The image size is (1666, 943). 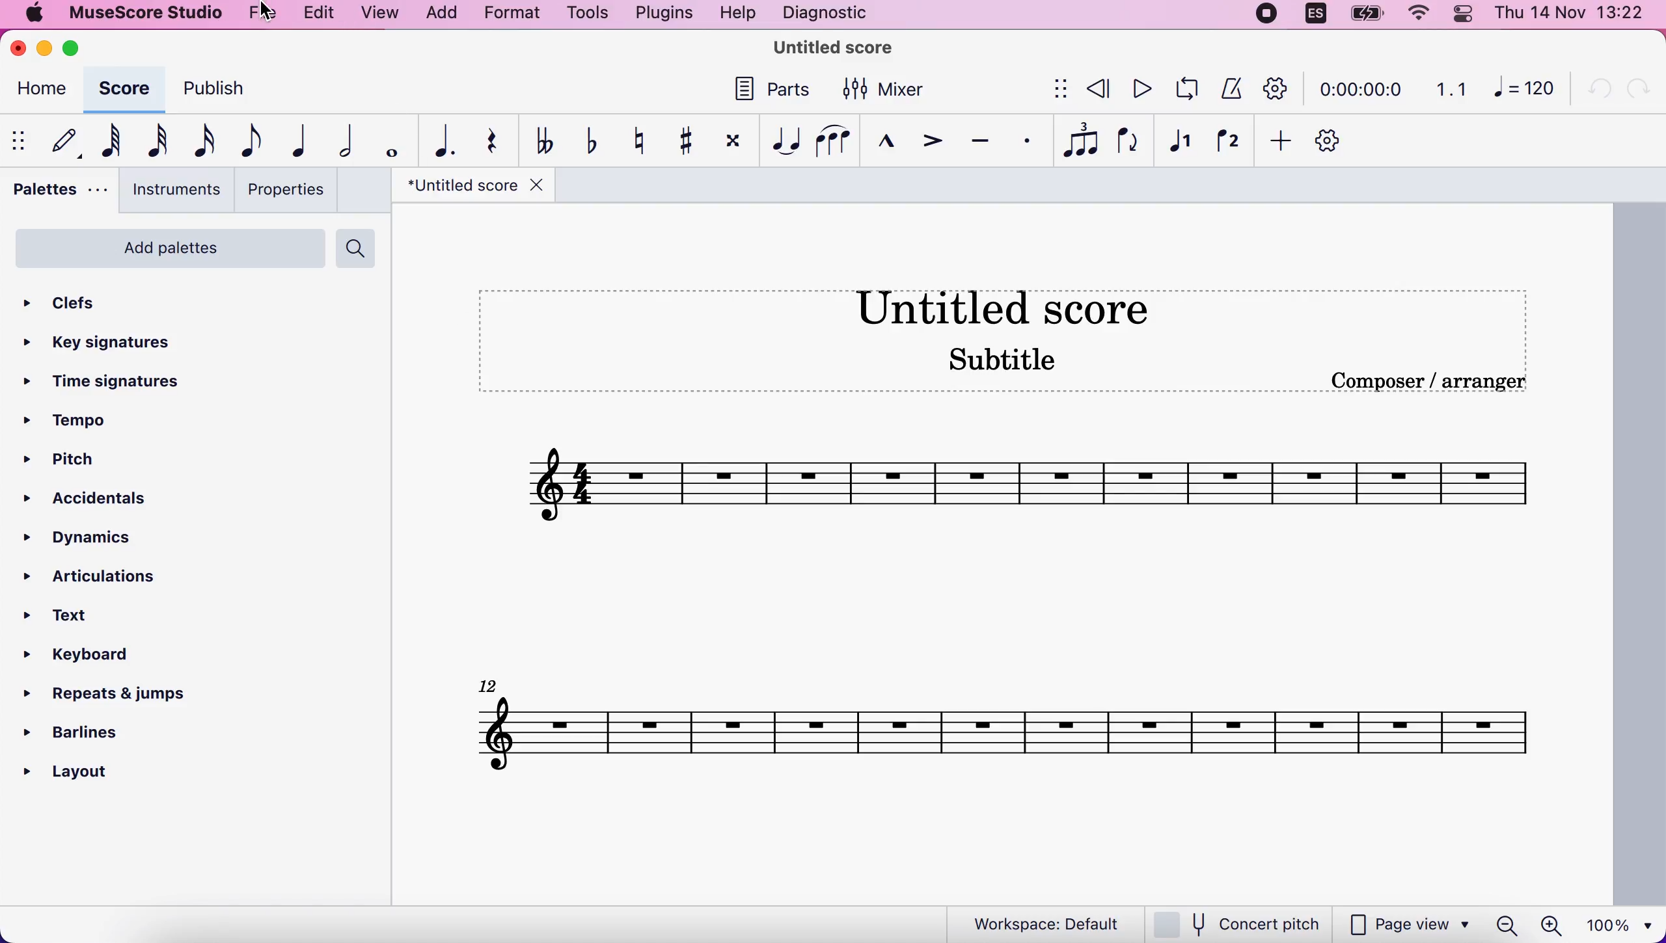 What do you see at coordinates (1364, 15) in the screenshot?
I see `battery` at bounding box center [1364, 15].